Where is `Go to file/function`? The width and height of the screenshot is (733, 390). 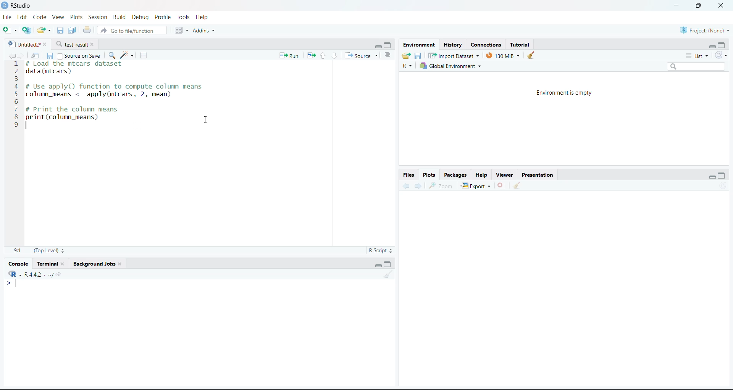 Go to file/function is located at coordinates (132, 31).